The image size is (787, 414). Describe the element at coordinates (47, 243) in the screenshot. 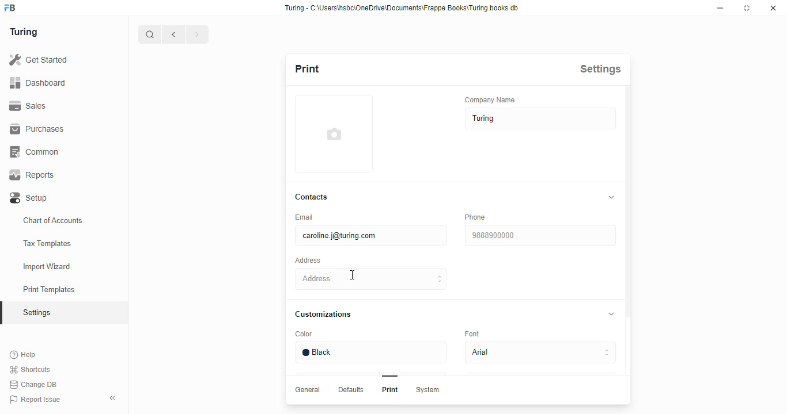

I see `tax templates` at that location.